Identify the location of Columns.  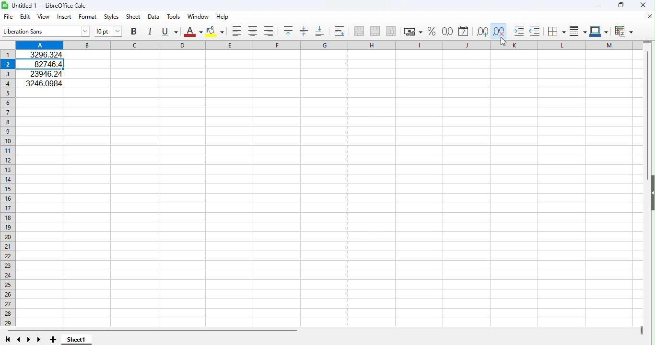
(243, 45).